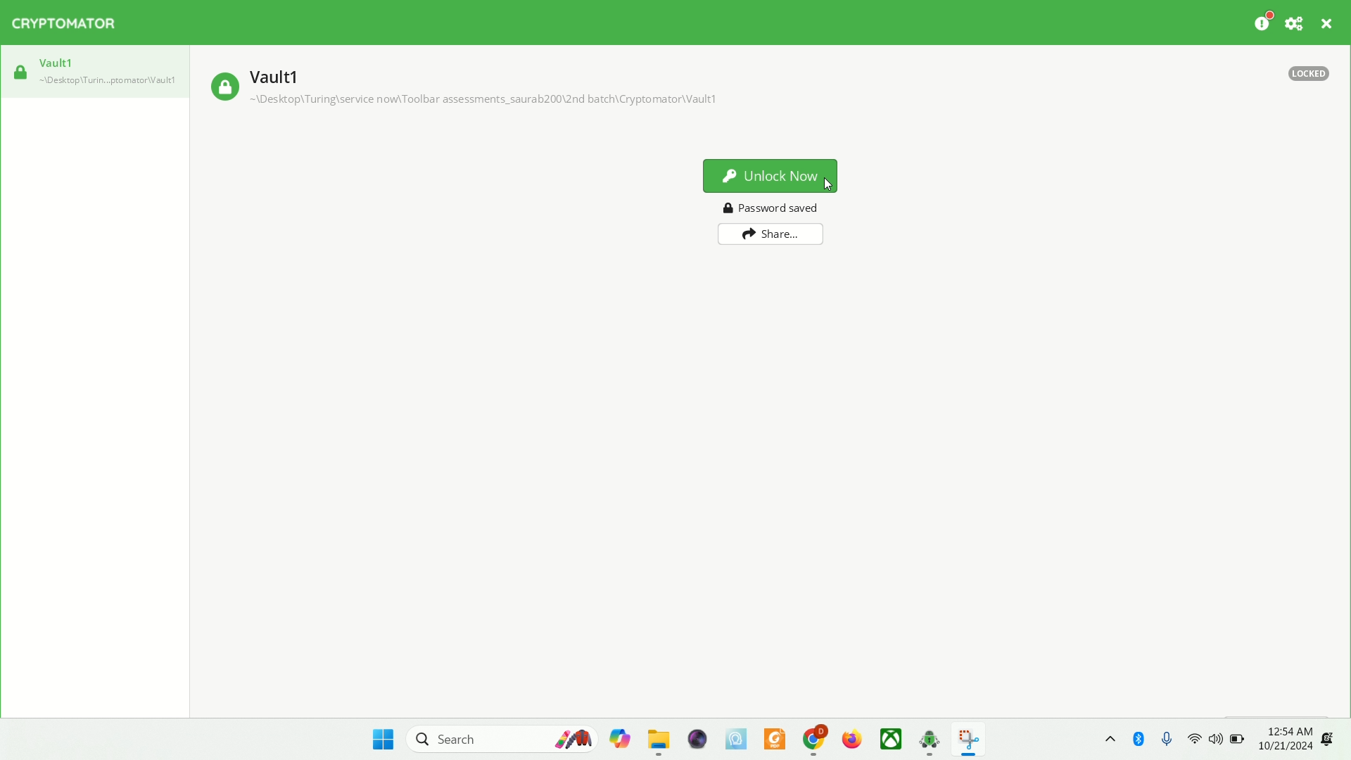 The height and width of the screenshot is (760, 1351). Describe the element at coordinates (1312, 72) in the screenshot. I see `locked` at that location.